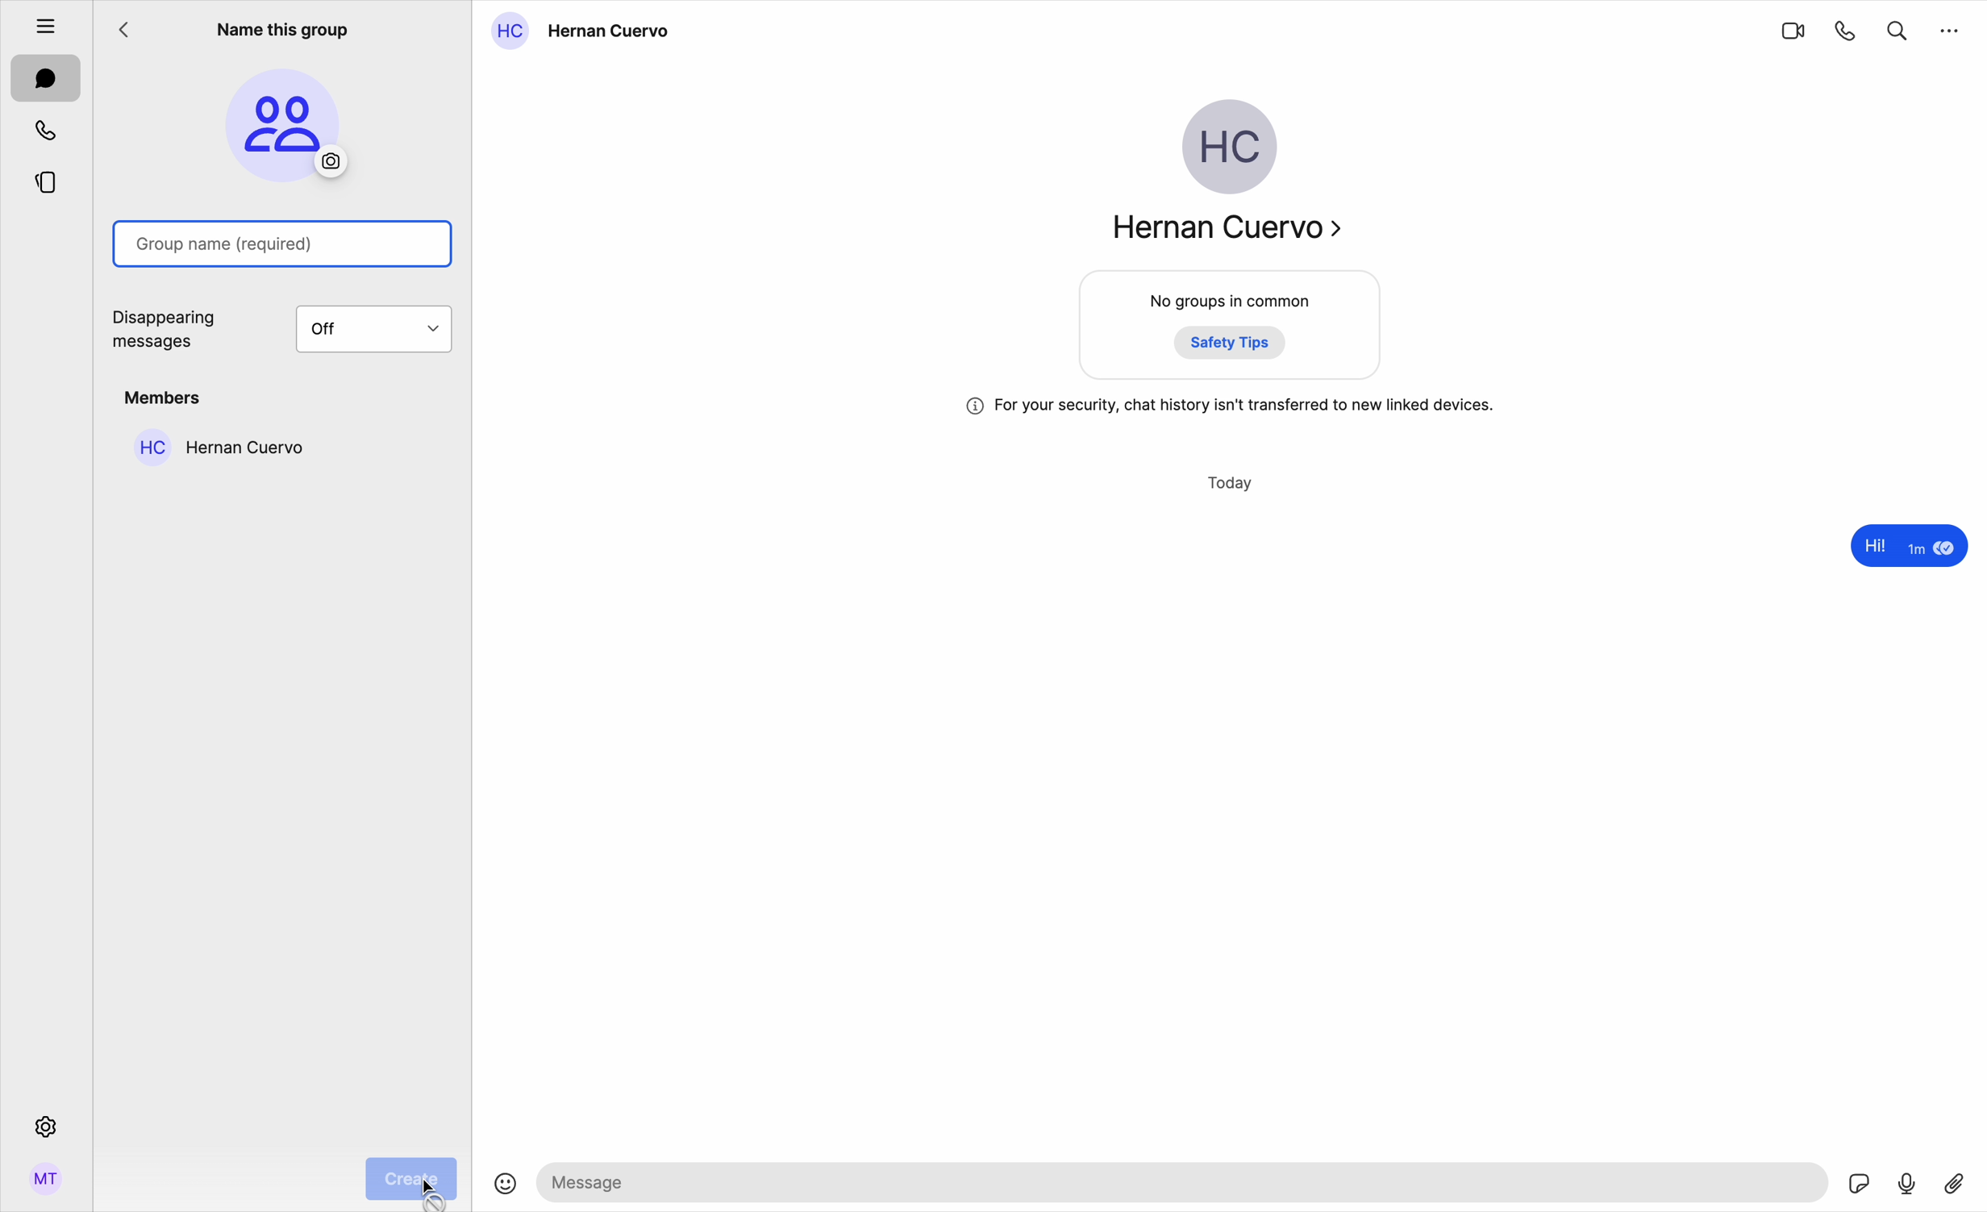 This screenshot has width=1987, height=1212. Describe the element at coordinates (1223, 178) in the screenshot. I see `Hernan Cuervo profile` at that location.